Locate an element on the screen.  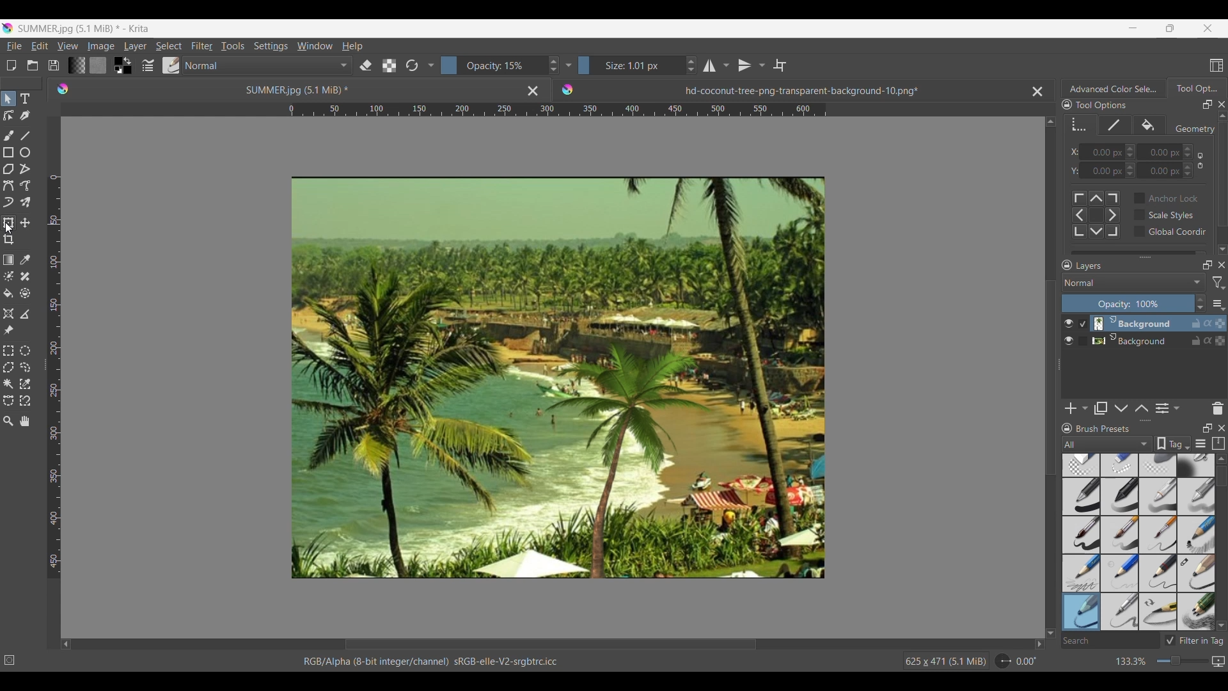
Opacity options is located at coordinates (568, 65).